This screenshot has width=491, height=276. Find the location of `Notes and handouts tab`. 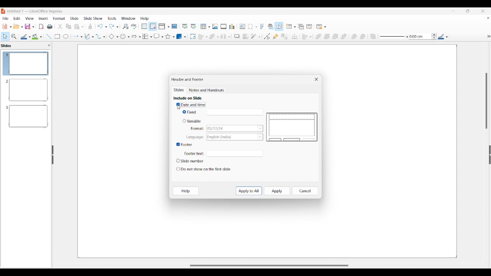

Notes and handouts tab is located at coordinates (207, 90).